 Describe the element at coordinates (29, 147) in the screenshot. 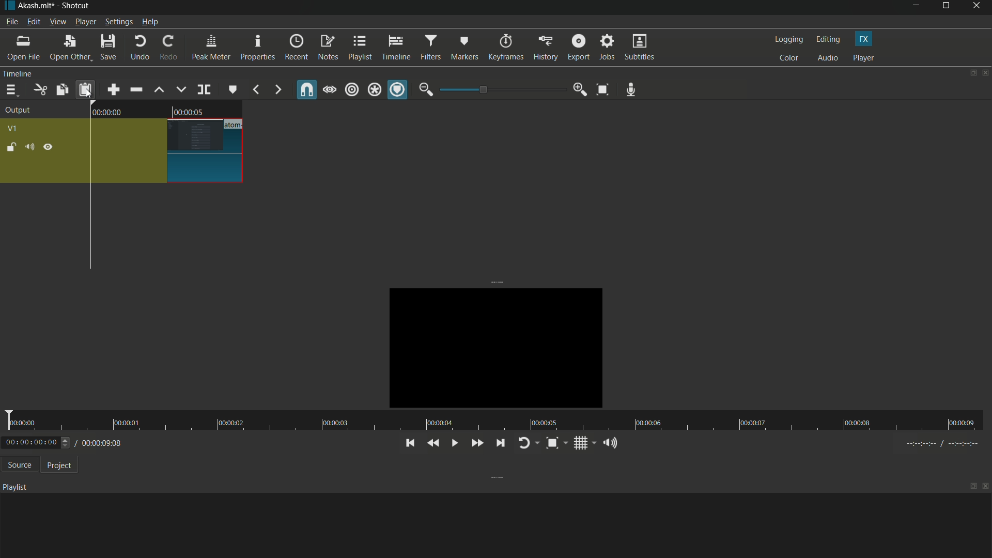

I see `mute` at that location.